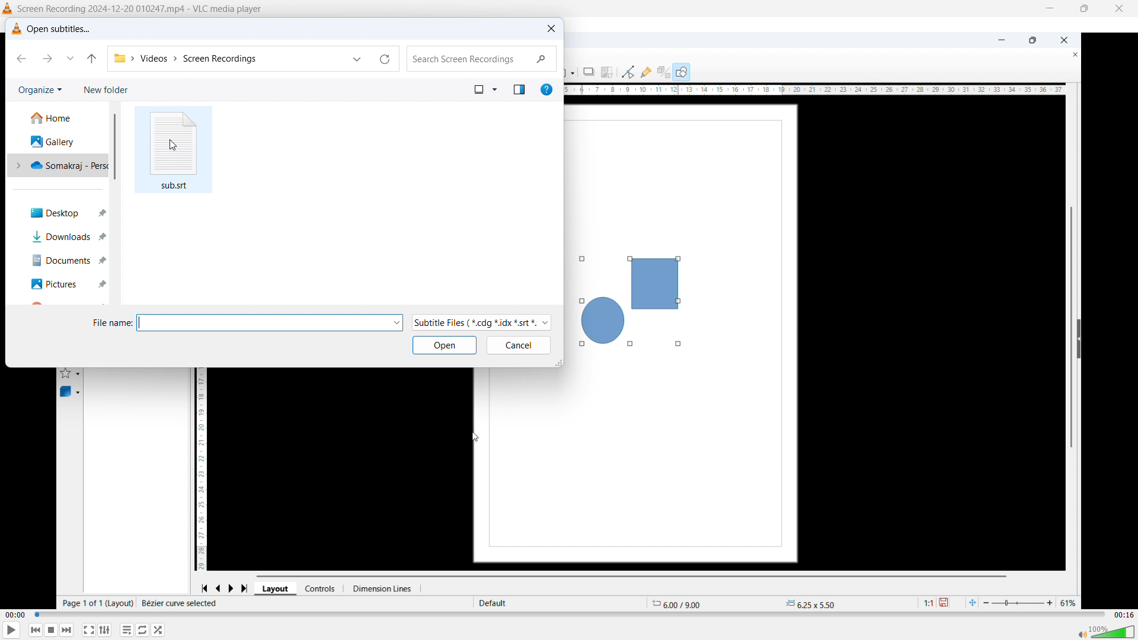  I want to click on  Page 1 of 1 (Layout), so click(97, 603).